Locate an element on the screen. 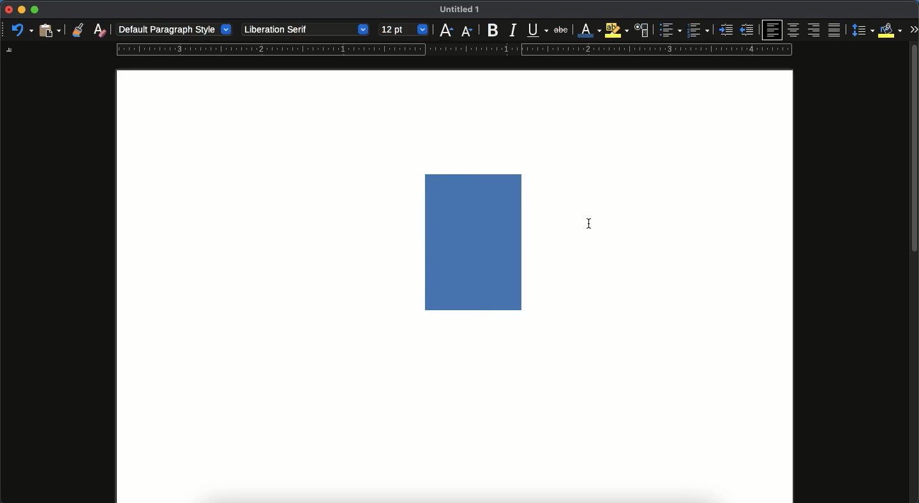 This screenshot has height=503, width=919. expand is located at coordinates (913, 29).